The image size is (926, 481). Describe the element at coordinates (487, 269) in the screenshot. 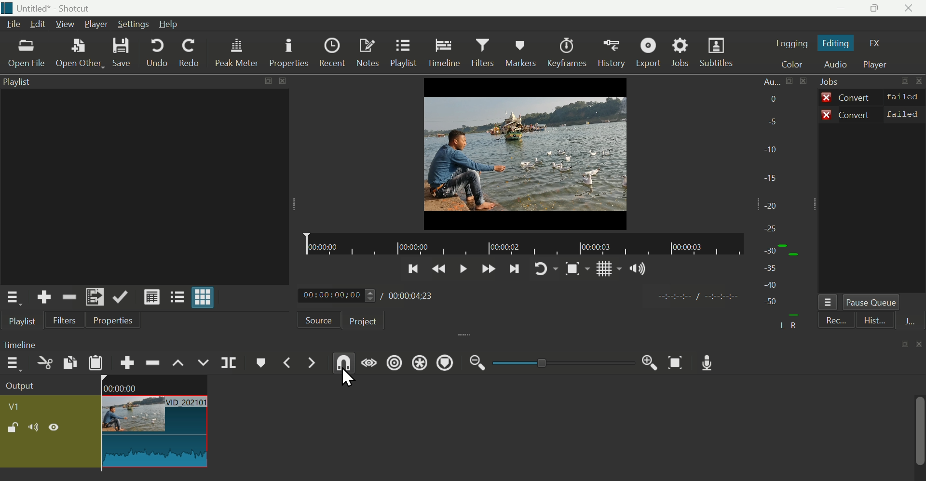

I see `Forward` at that location.